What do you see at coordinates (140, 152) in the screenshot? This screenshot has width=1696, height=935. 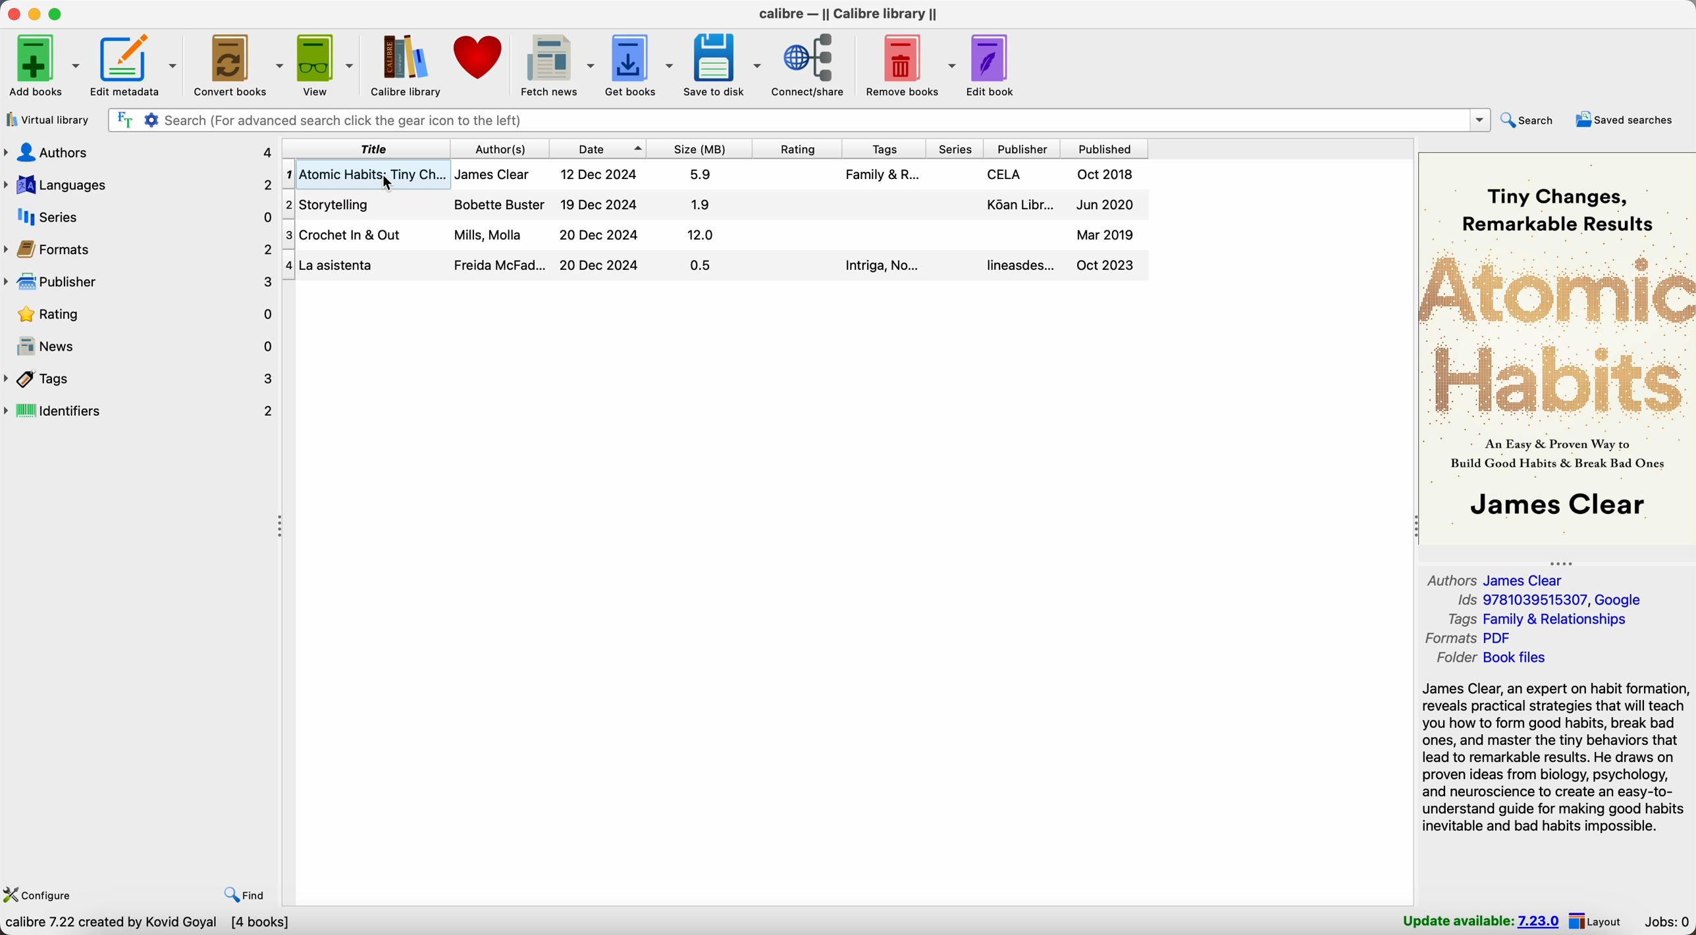 I see `authors` at bounding box center [140, 152].